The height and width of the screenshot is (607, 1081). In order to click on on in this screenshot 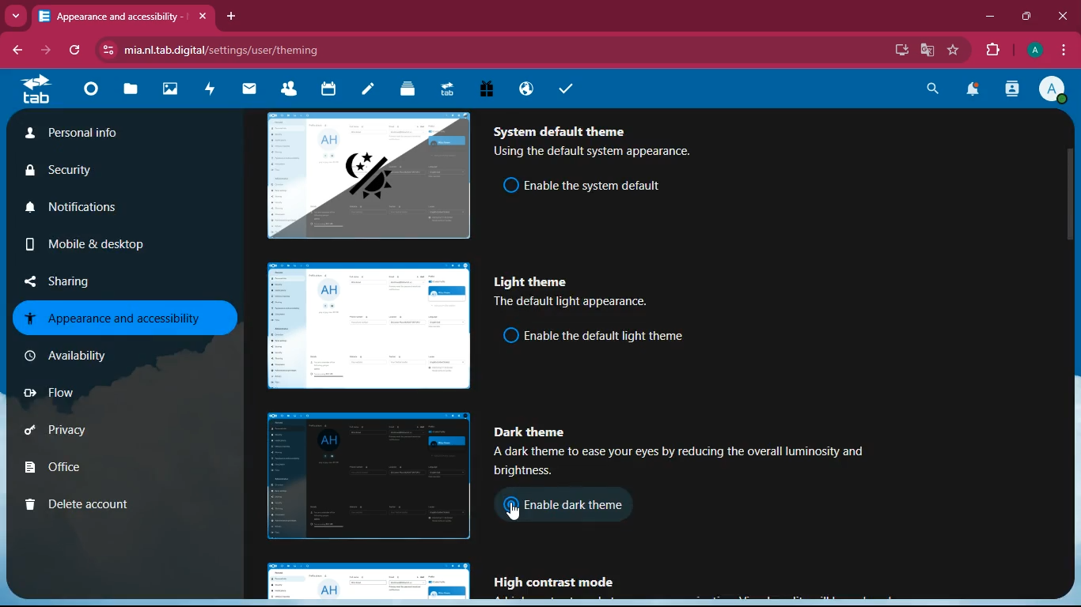, I will do `click(512, 184)`.